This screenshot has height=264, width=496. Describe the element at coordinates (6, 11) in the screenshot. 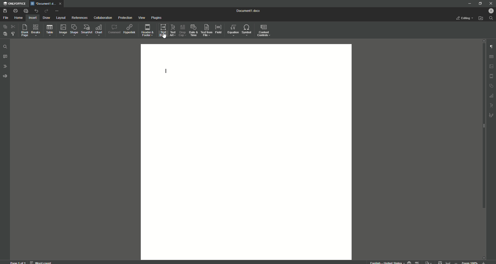

I see `Save` at that location.